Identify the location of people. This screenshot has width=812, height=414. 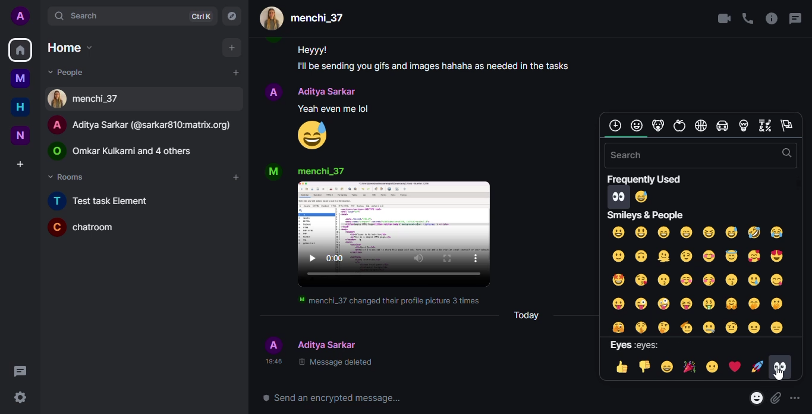
(306, 18).